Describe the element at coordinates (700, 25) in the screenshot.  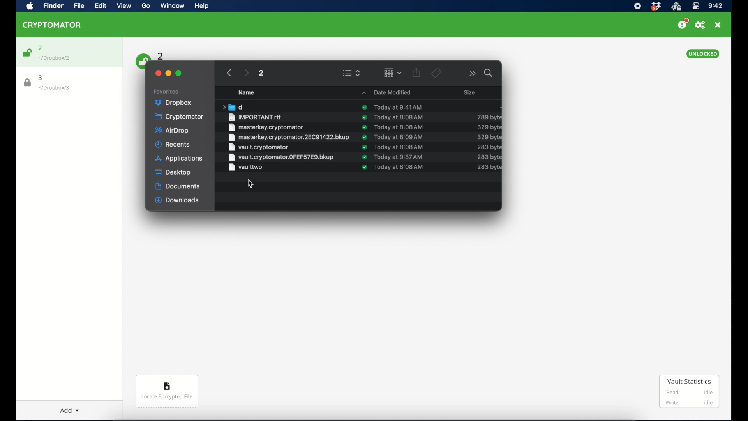
I see `preferences` at that location.